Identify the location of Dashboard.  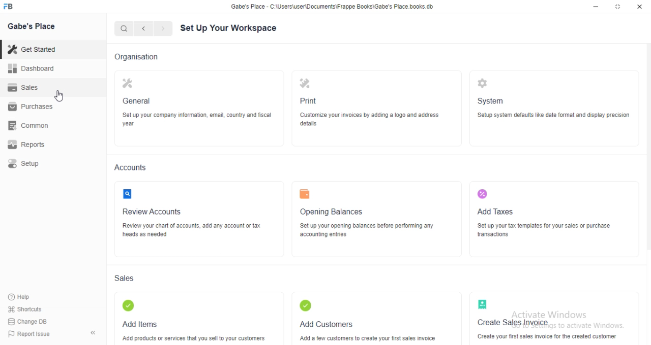
(31, 68).